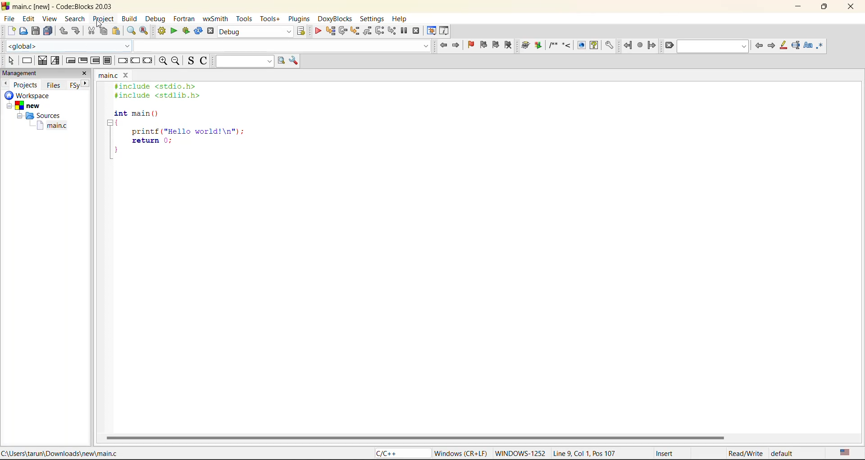 This screenshot has height=460, width=865. I want to click on Run HTML Documentation, so click(581, 45).